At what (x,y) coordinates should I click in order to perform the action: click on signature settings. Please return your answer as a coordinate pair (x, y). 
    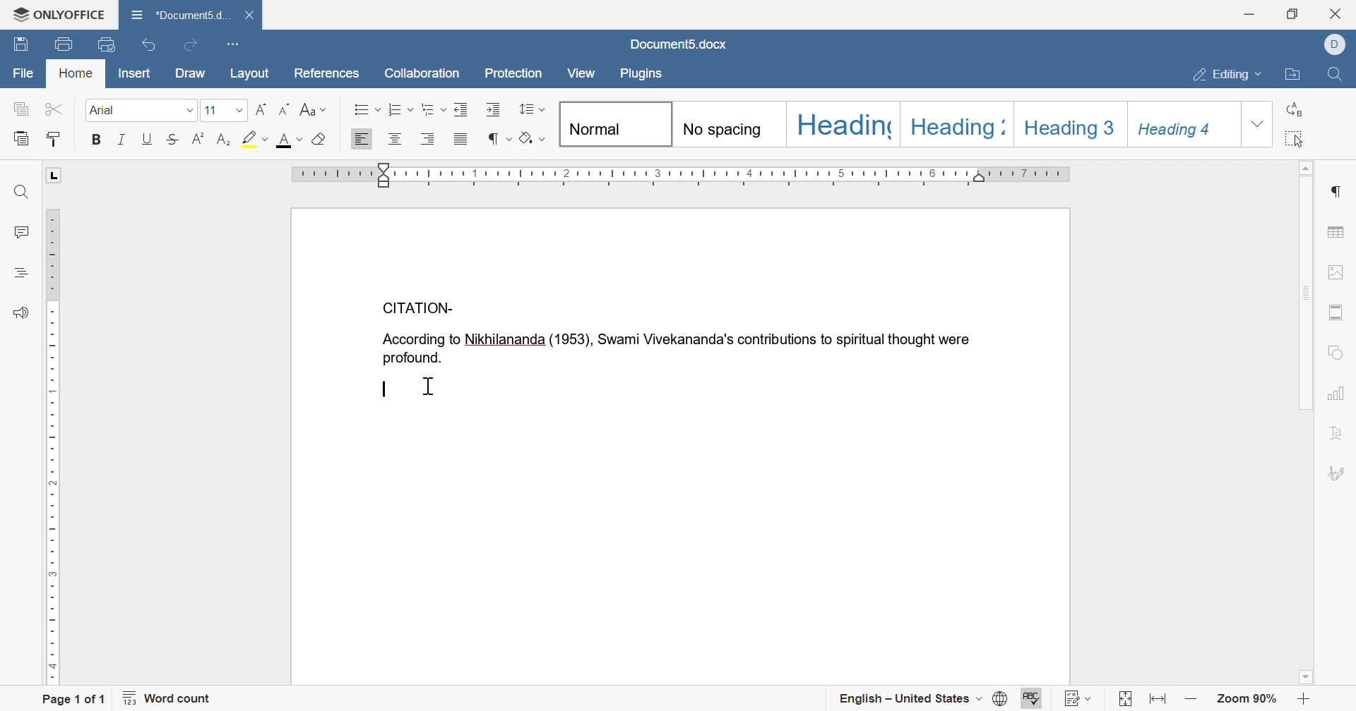
    Looking at the image, I should click on (1337, 475).